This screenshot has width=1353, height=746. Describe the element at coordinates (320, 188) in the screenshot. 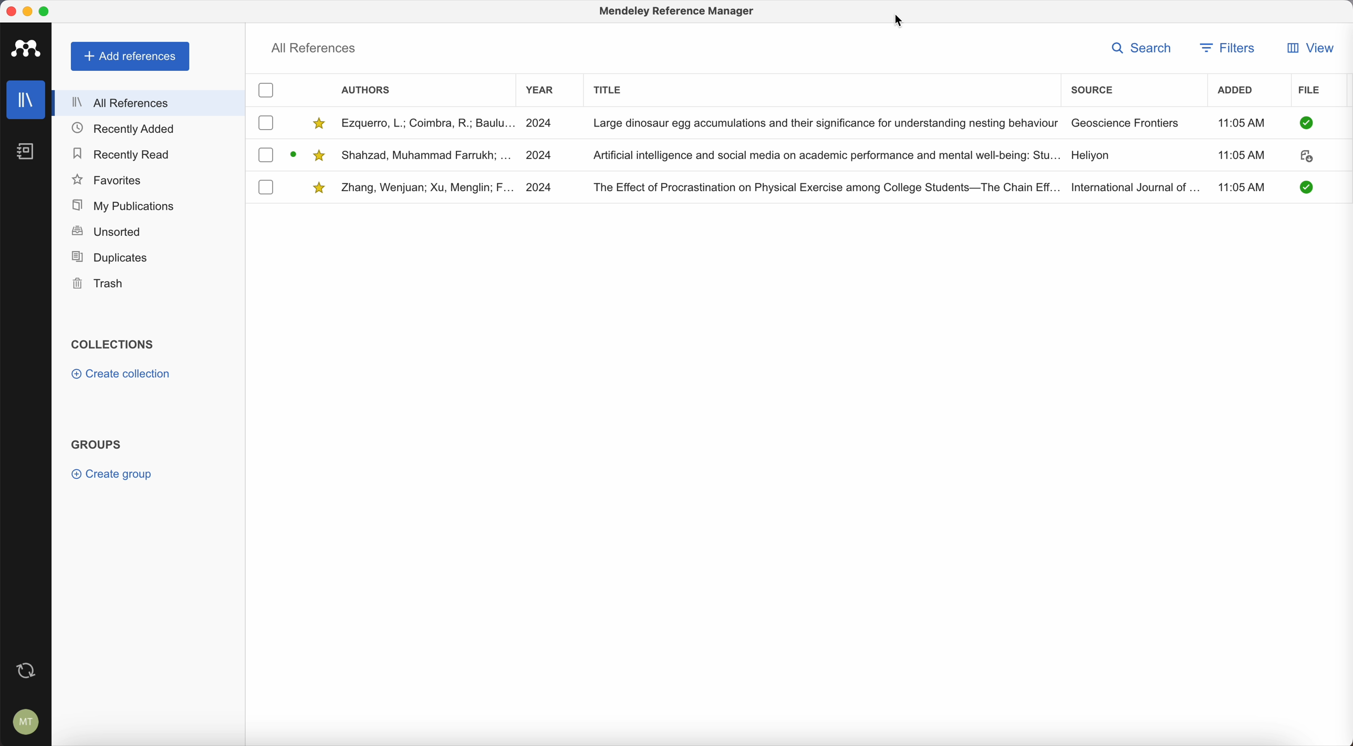

I see `favorite` at that location.